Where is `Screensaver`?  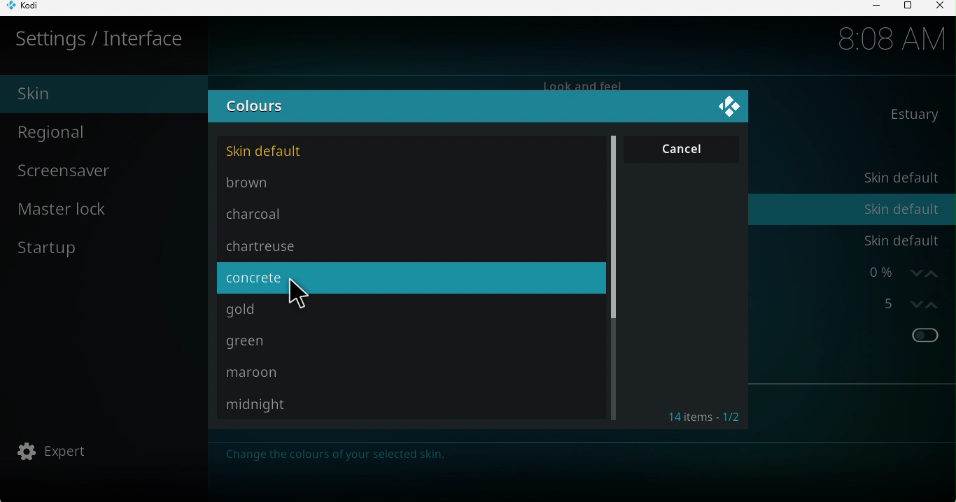 Screensaver is located at coordinates (73, 171).